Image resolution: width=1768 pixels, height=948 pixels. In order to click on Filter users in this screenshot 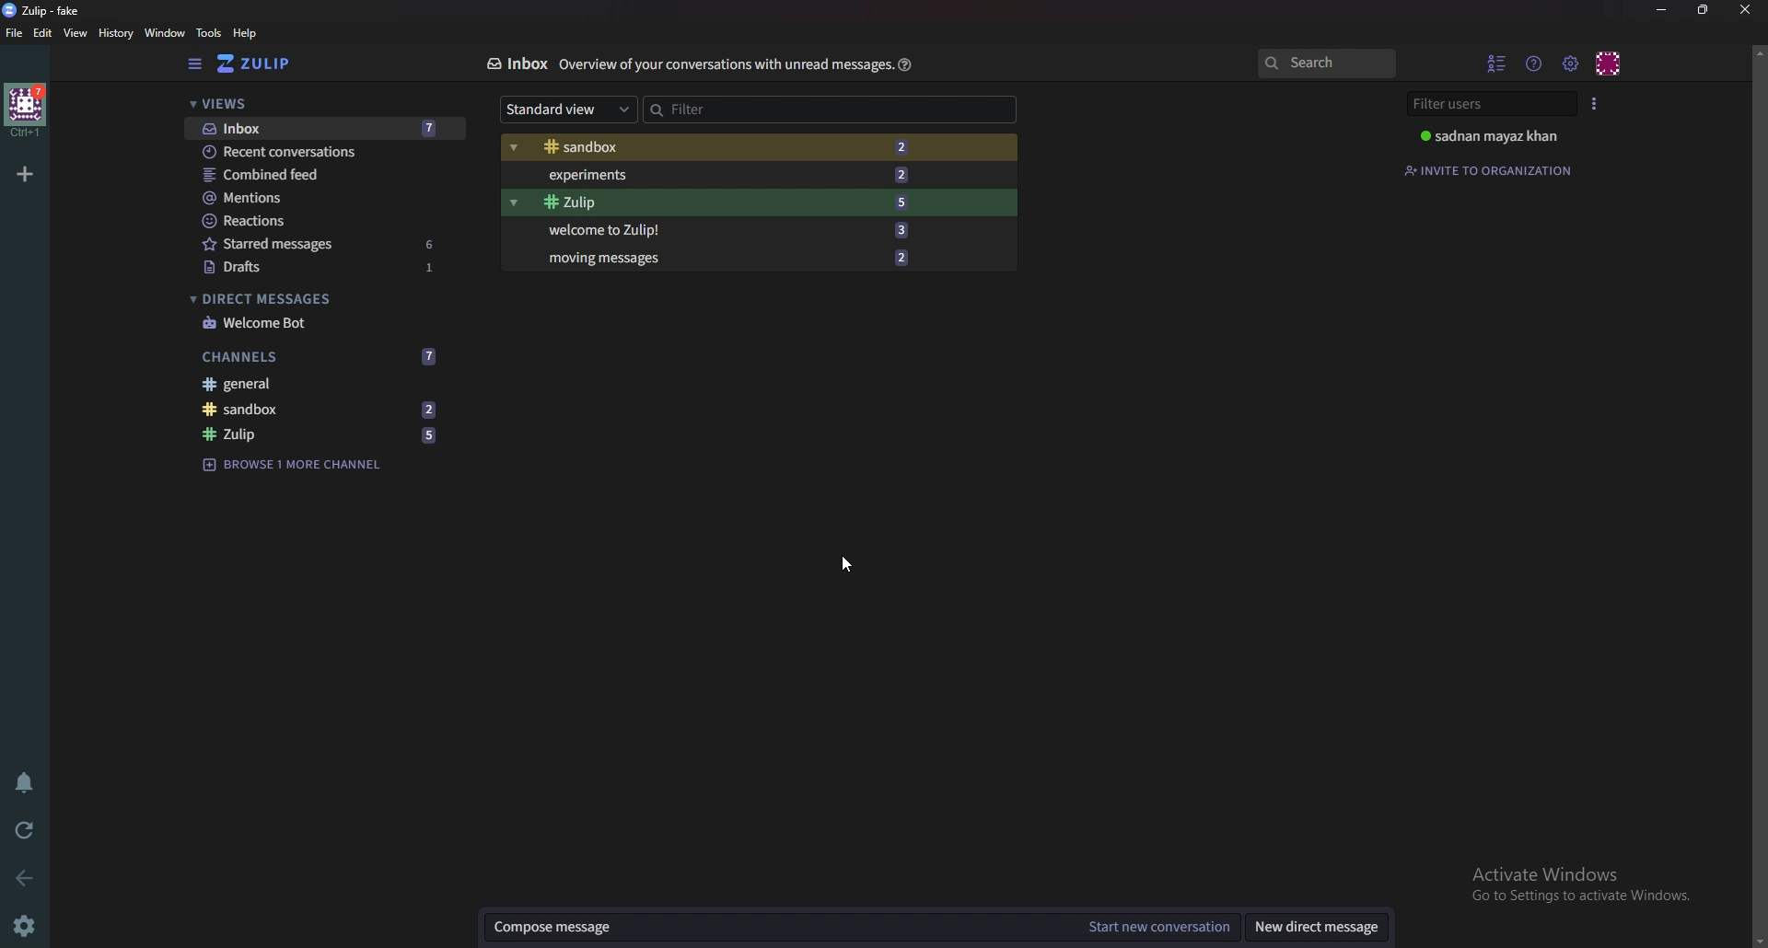, I will do `click(1493, 105)`.